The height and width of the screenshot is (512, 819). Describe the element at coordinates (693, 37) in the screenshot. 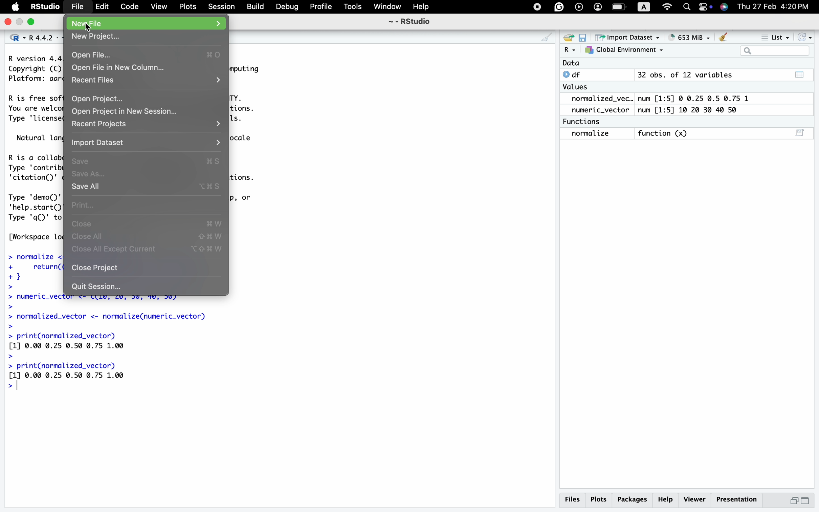

I see `653 MB` at that location.